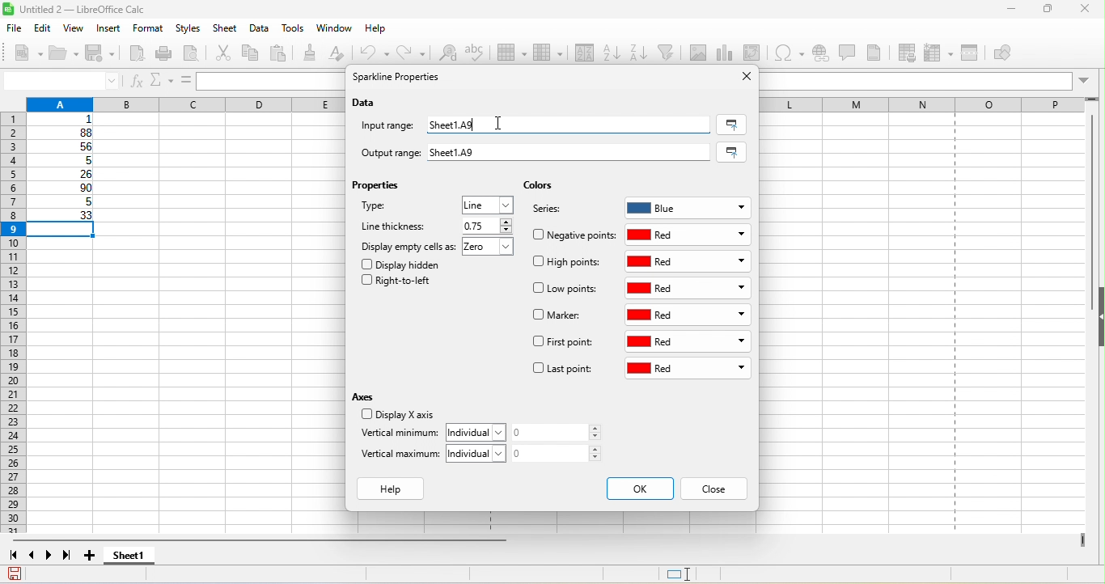 The width and height of the screenshot is (1105, 584). Describe the element at coordinates (265, 542) in the screenshot. I see `horizontal scroll bar` at that location.